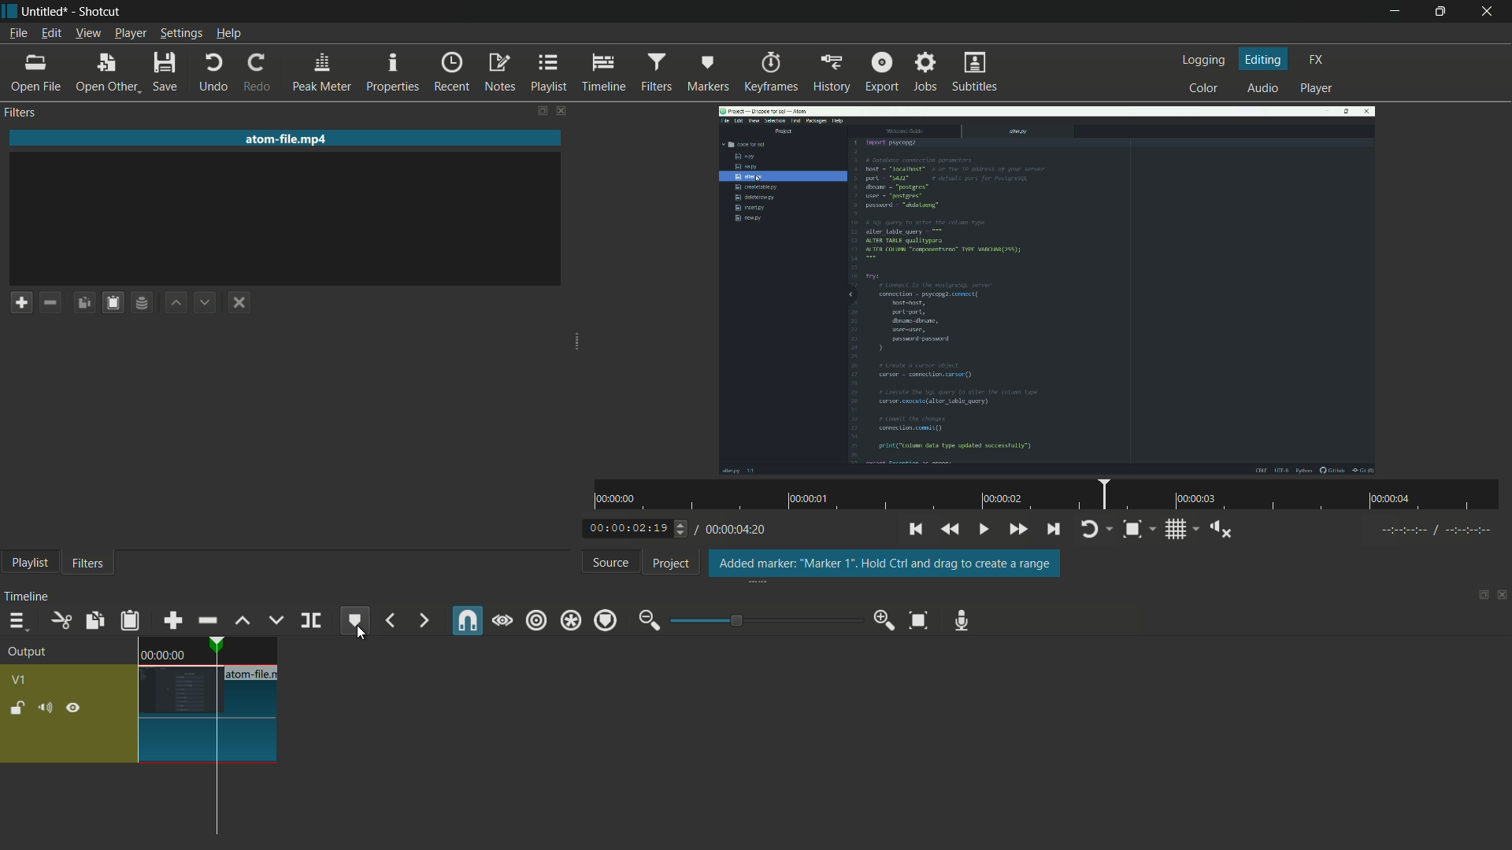  Describe the element at coordinates (882, 72) in the screenshot. I see `export` at that location.